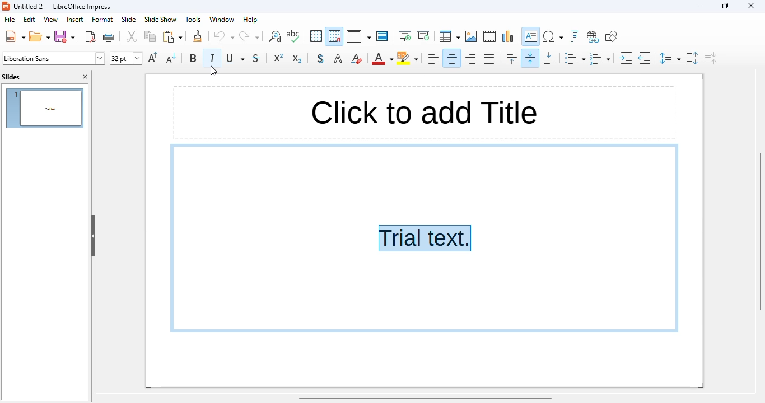  What do you see at coordinates (726, 6) in the screenshot?
I see `maximize` at bounding box center [726, 6].